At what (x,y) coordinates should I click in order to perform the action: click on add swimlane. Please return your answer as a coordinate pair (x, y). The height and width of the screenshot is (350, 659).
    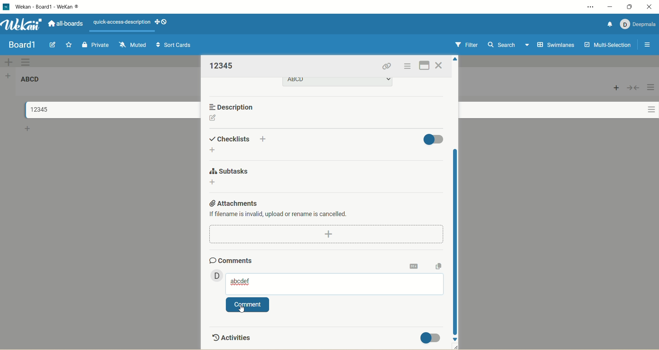
    Looking at the image, I should click on (7, 62).